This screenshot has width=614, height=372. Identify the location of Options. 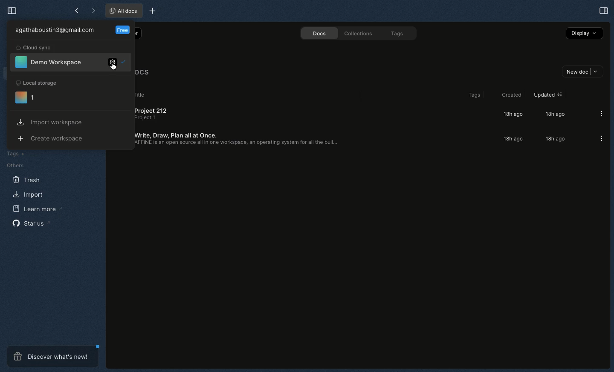
(598, 114).